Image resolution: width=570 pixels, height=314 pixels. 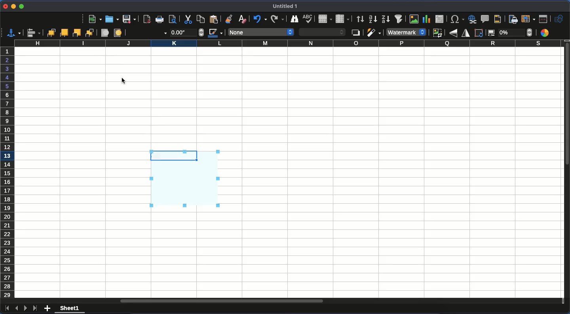 I want to click on select anchor for object, so click(x=14, y=32).